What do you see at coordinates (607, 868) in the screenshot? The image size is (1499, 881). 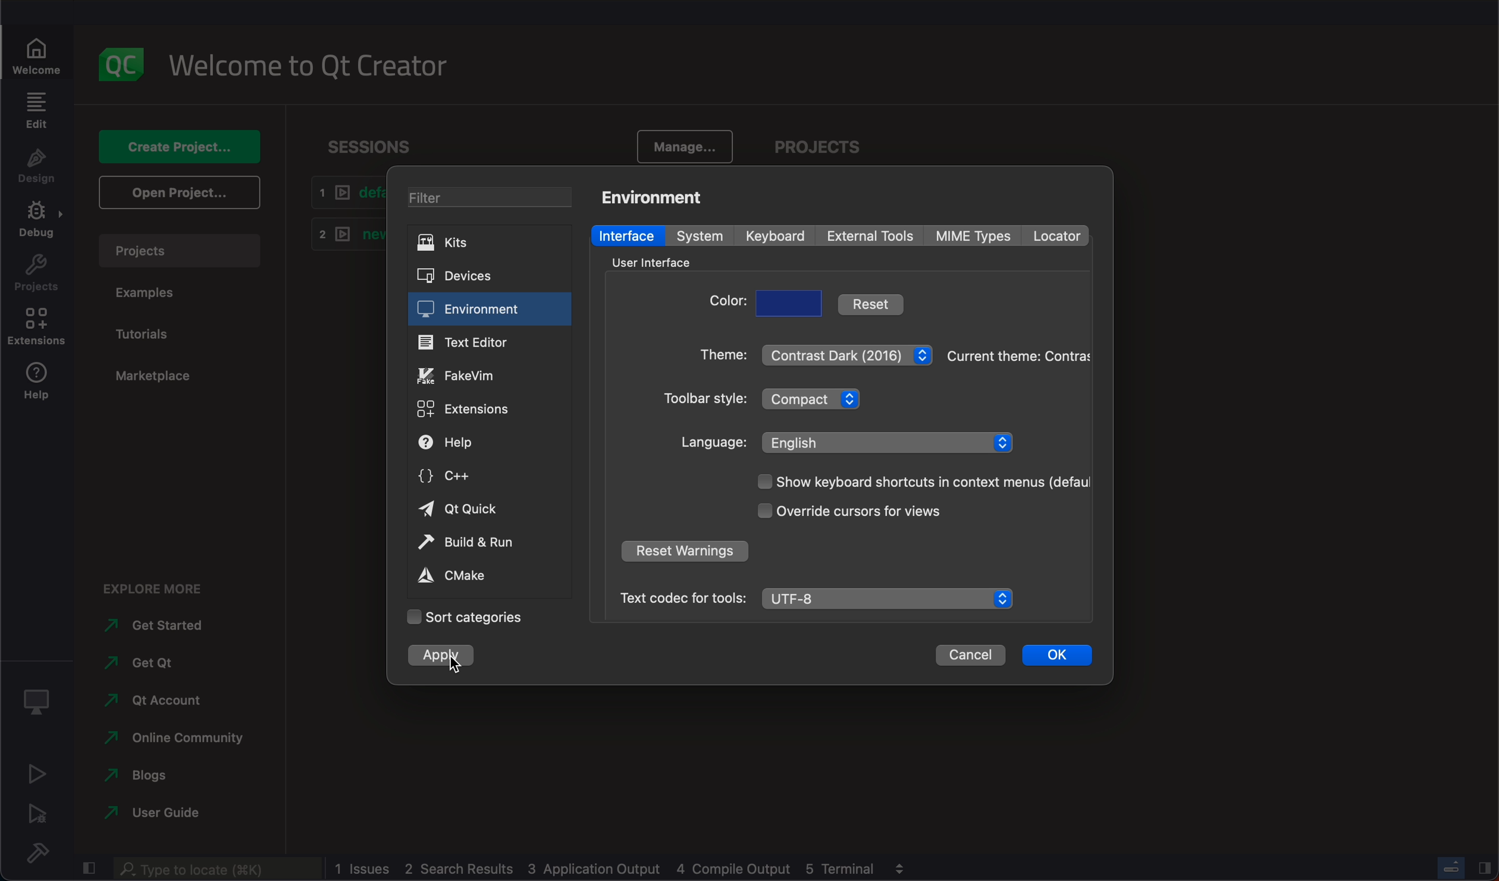 I see `logs` at bounding box center [607, 868].